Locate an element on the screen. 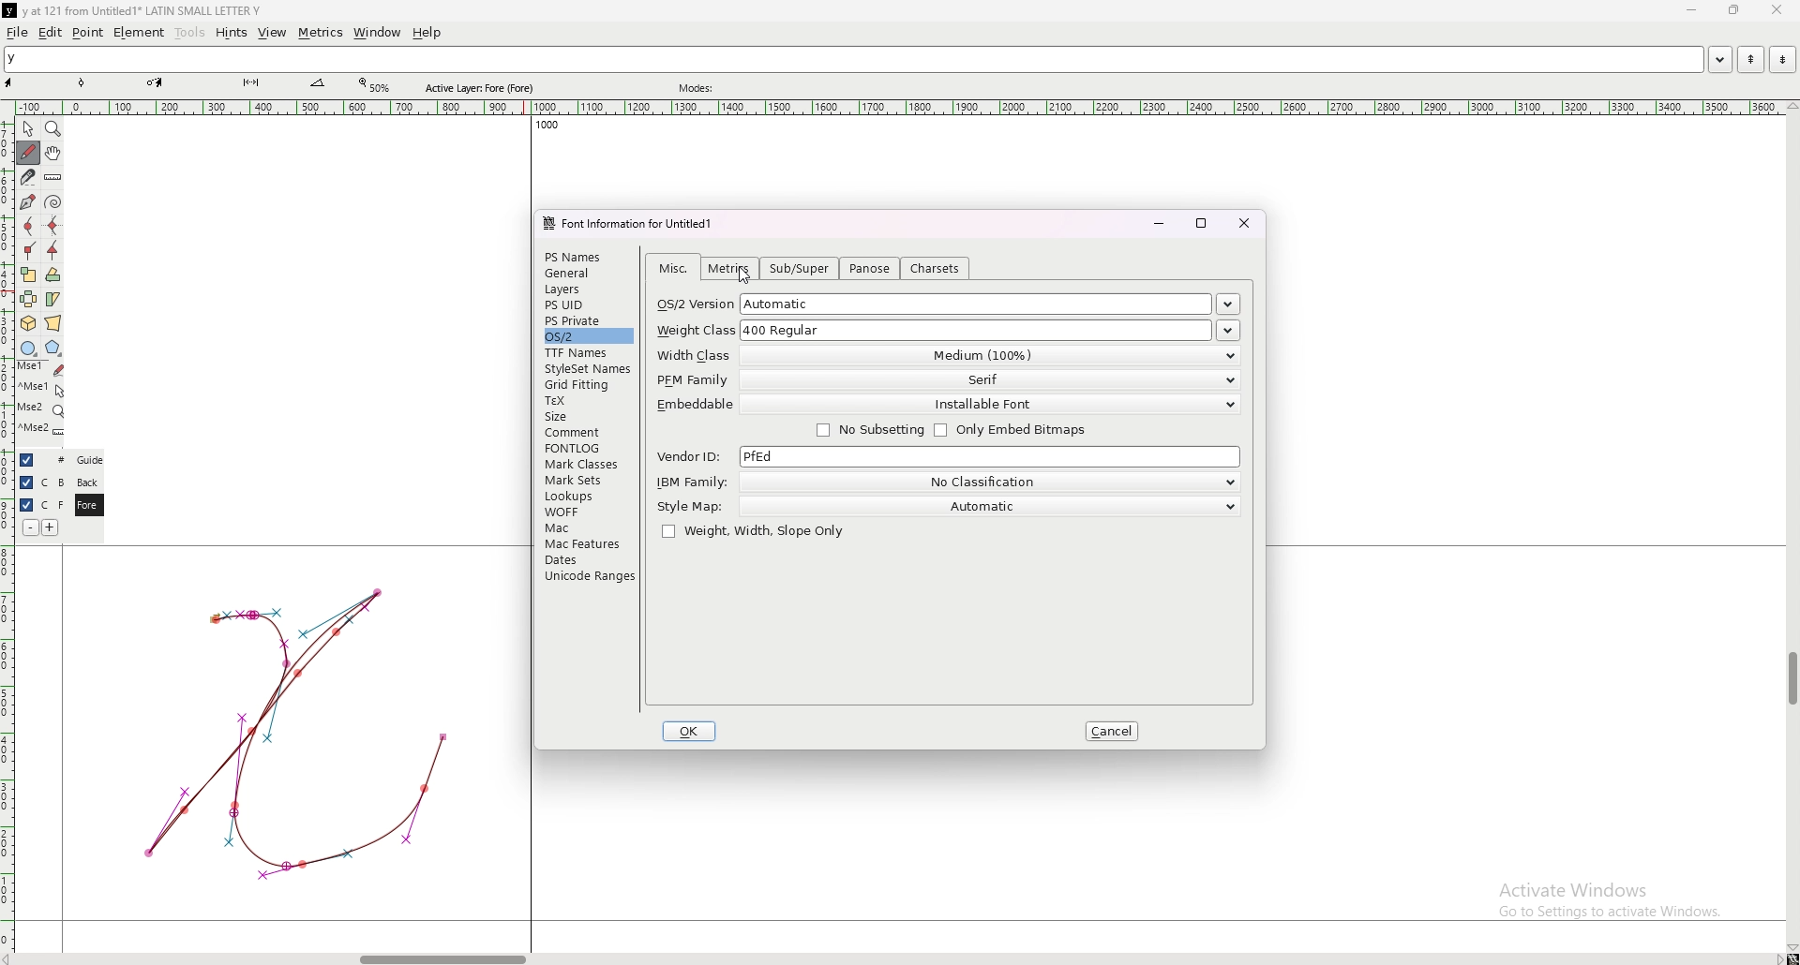 The image size is (1800, 965). draw freehand is located at coordinates (28, 153).